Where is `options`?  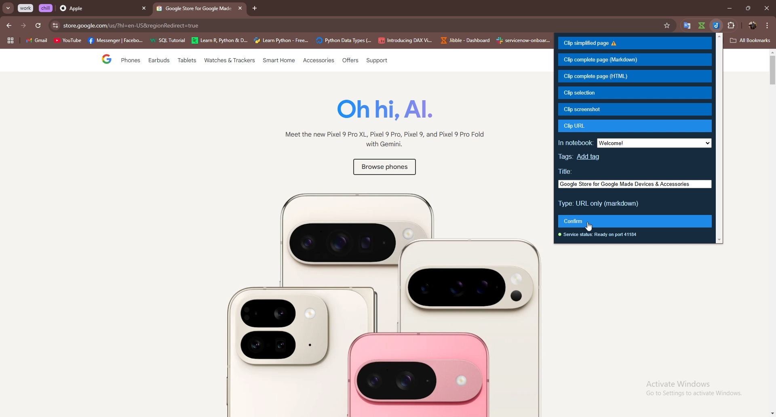
options is located at coordinates (768, 25).